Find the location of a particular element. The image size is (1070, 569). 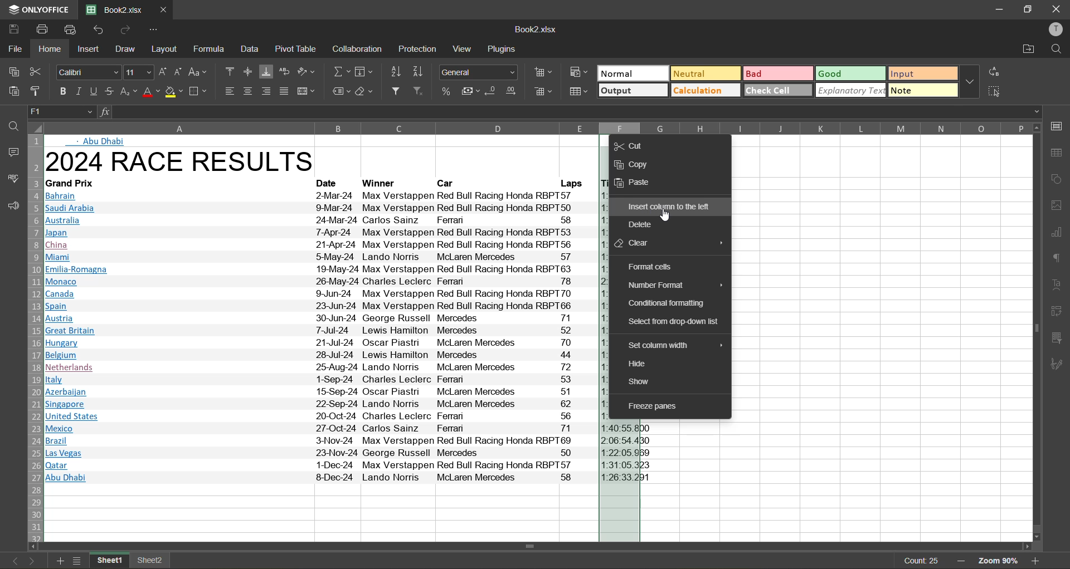

decrement size is located at coordinates (180, 71).